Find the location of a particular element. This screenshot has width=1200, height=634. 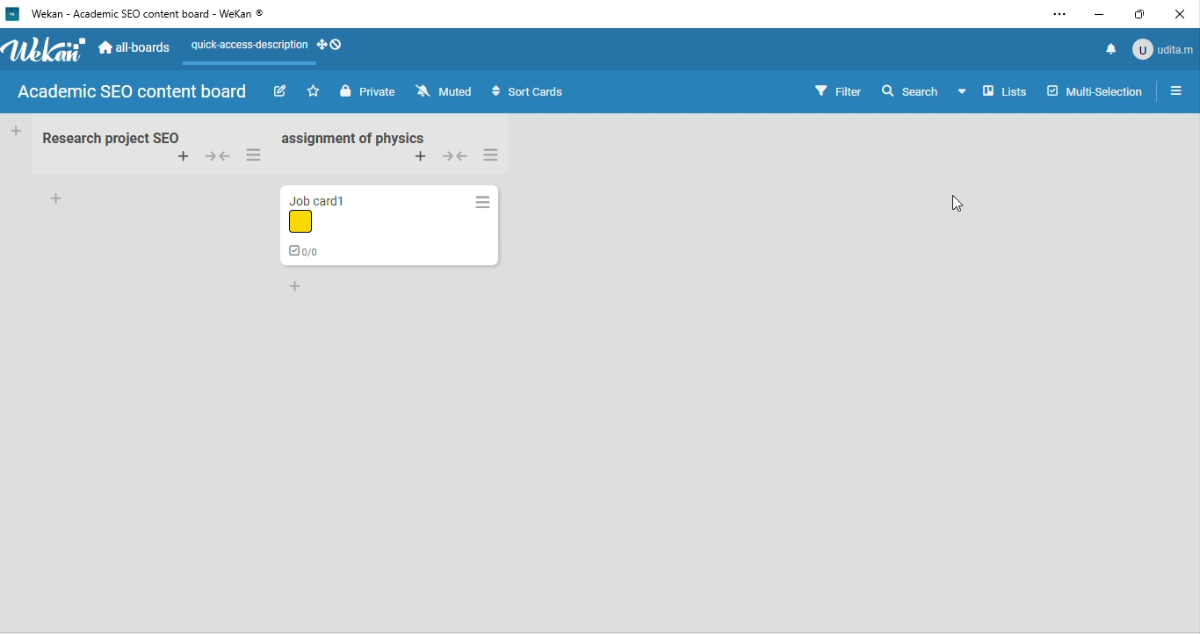

close is located at coordinates (1182, 13).